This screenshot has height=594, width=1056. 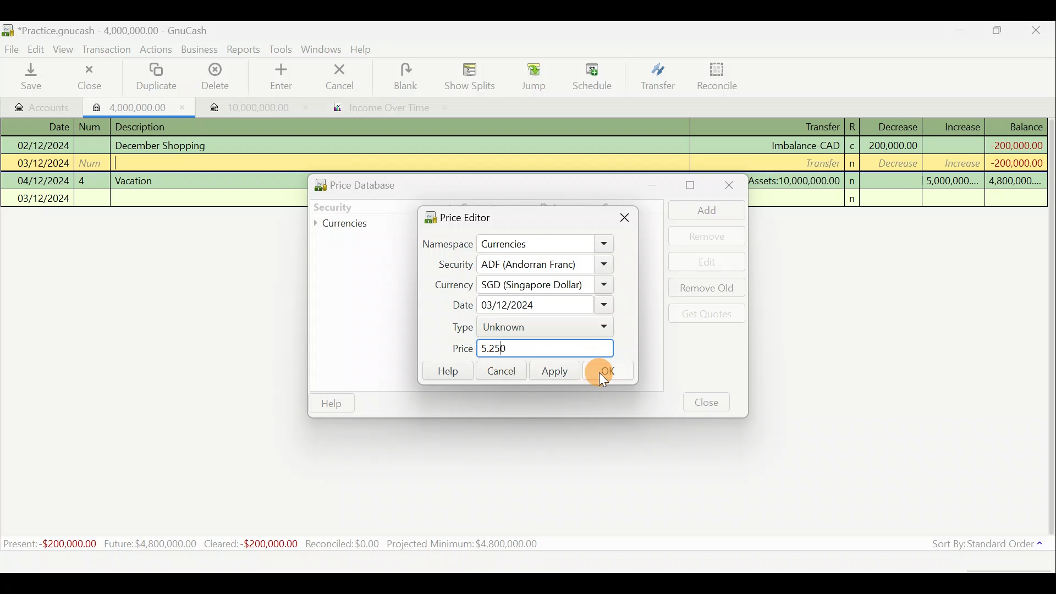 I want to click on Reconcile, so click(x=713, y=76).